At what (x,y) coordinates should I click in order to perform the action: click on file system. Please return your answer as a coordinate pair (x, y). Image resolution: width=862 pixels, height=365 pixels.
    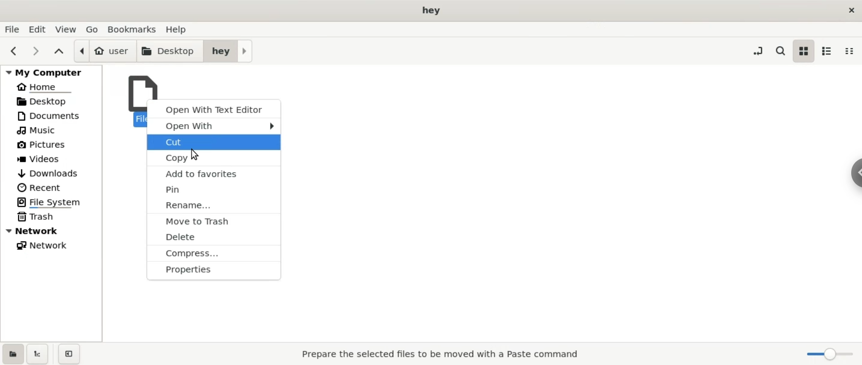
    Looking at the image, I should click on (54, 203).